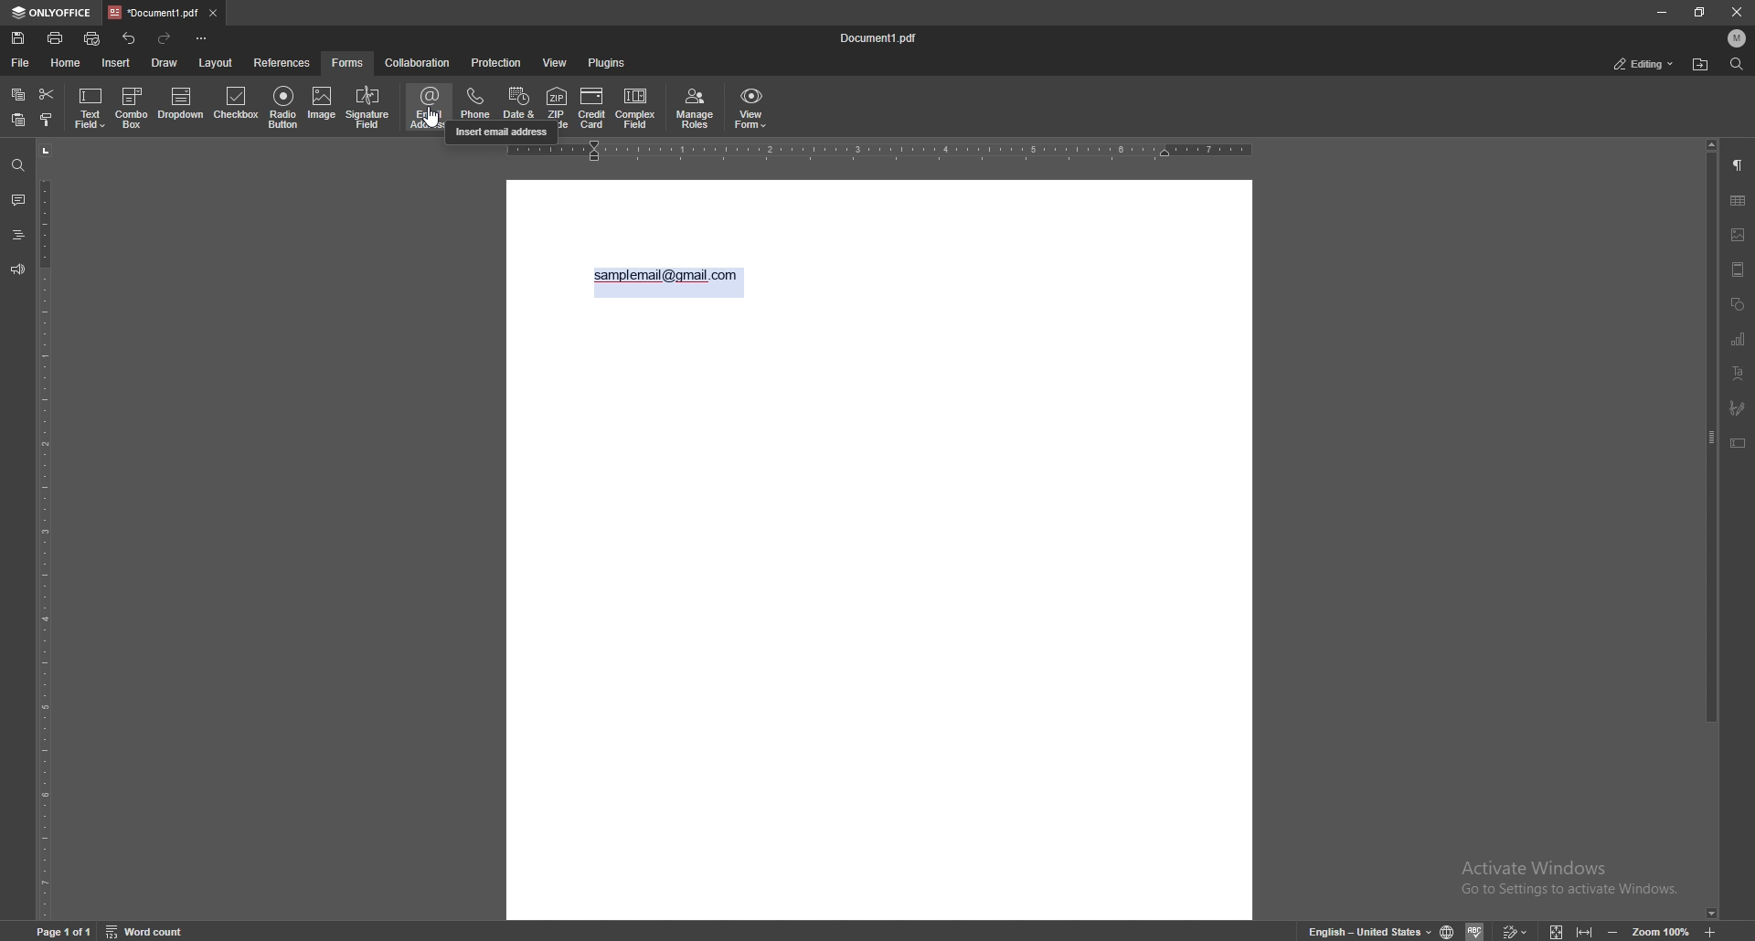  What do you see at coordinates (215, 62) in the screenshot?
I see `layout` at bounding box center [215, 62].